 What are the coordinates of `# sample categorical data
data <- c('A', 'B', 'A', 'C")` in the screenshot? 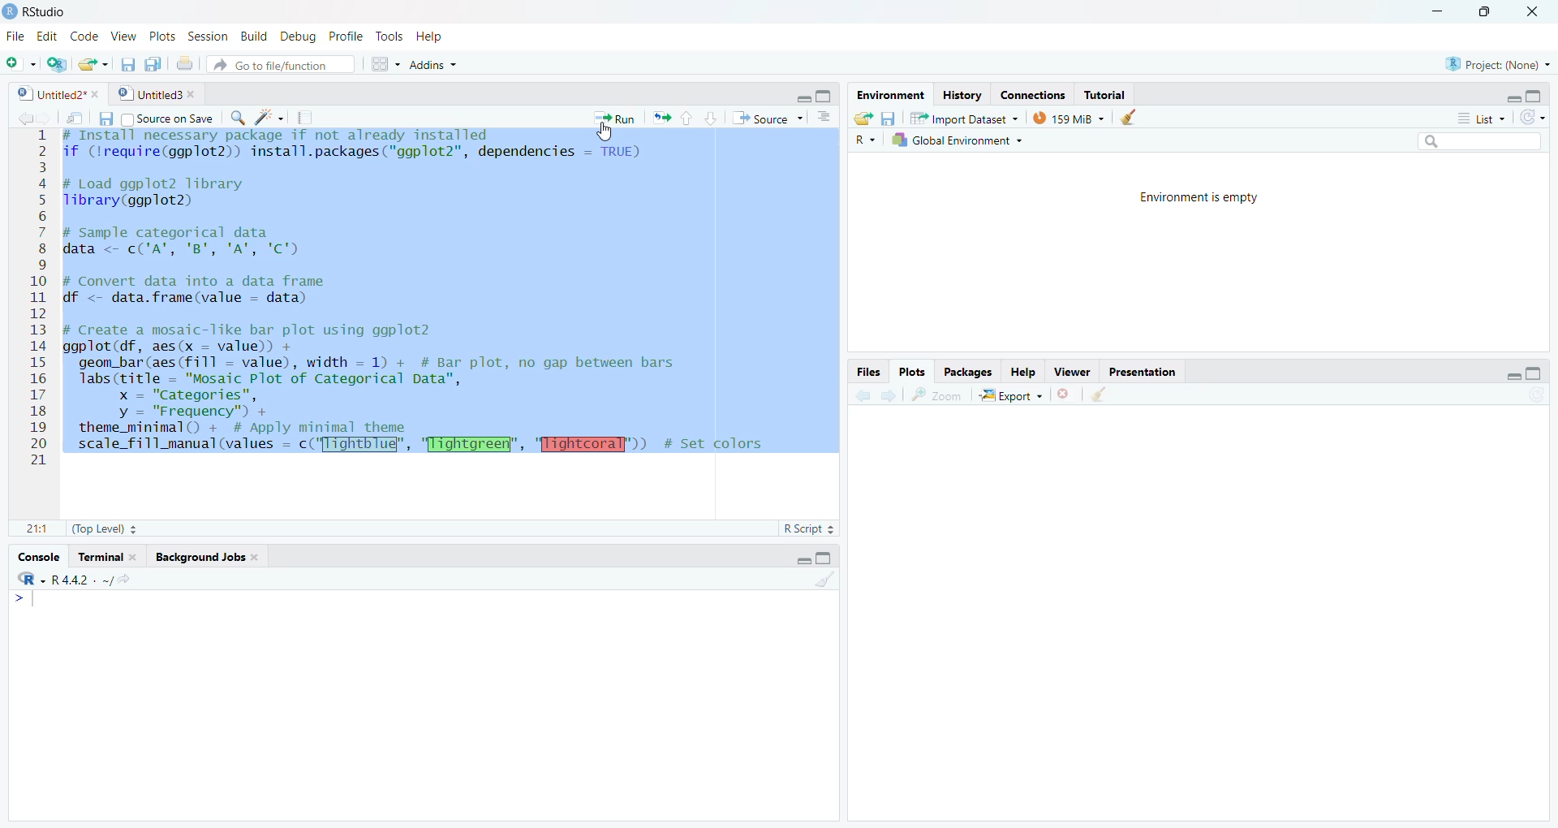 It's located at (197, 240).